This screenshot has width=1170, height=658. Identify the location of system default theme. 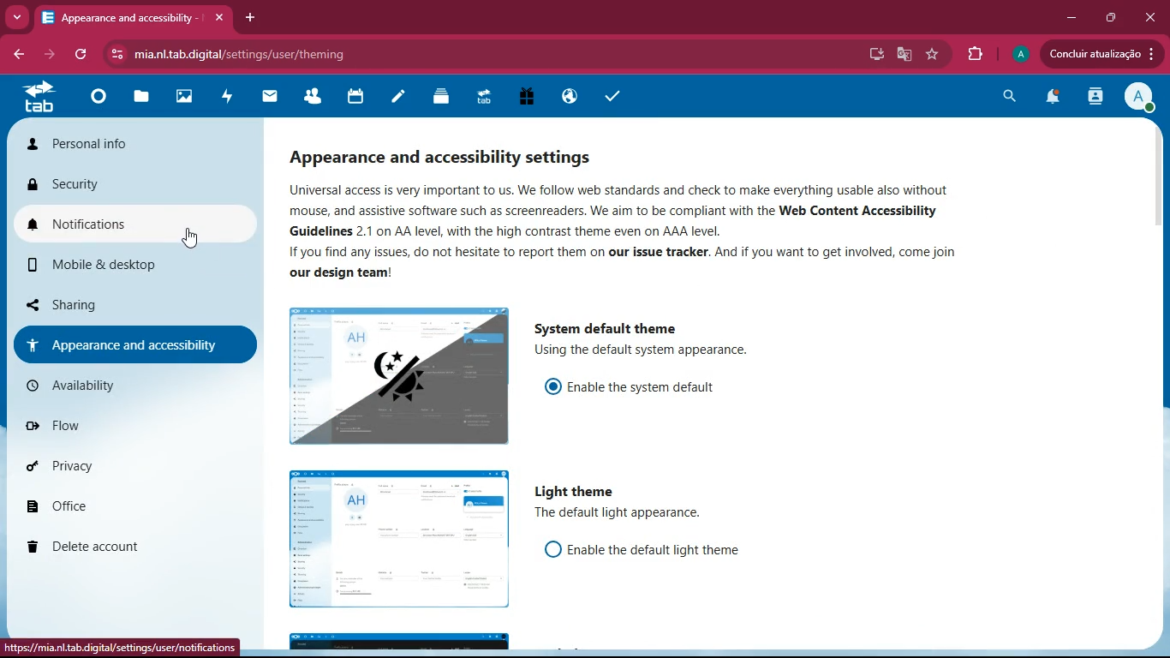
(612, 326).